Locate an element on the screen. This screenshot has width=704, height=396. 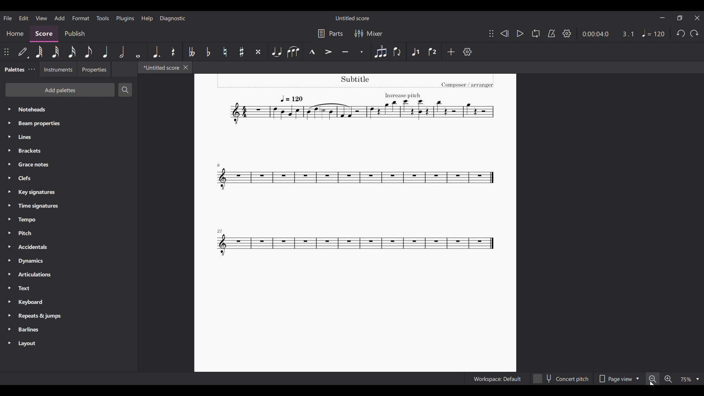
Accidentals is located at coordinates (69, 247).